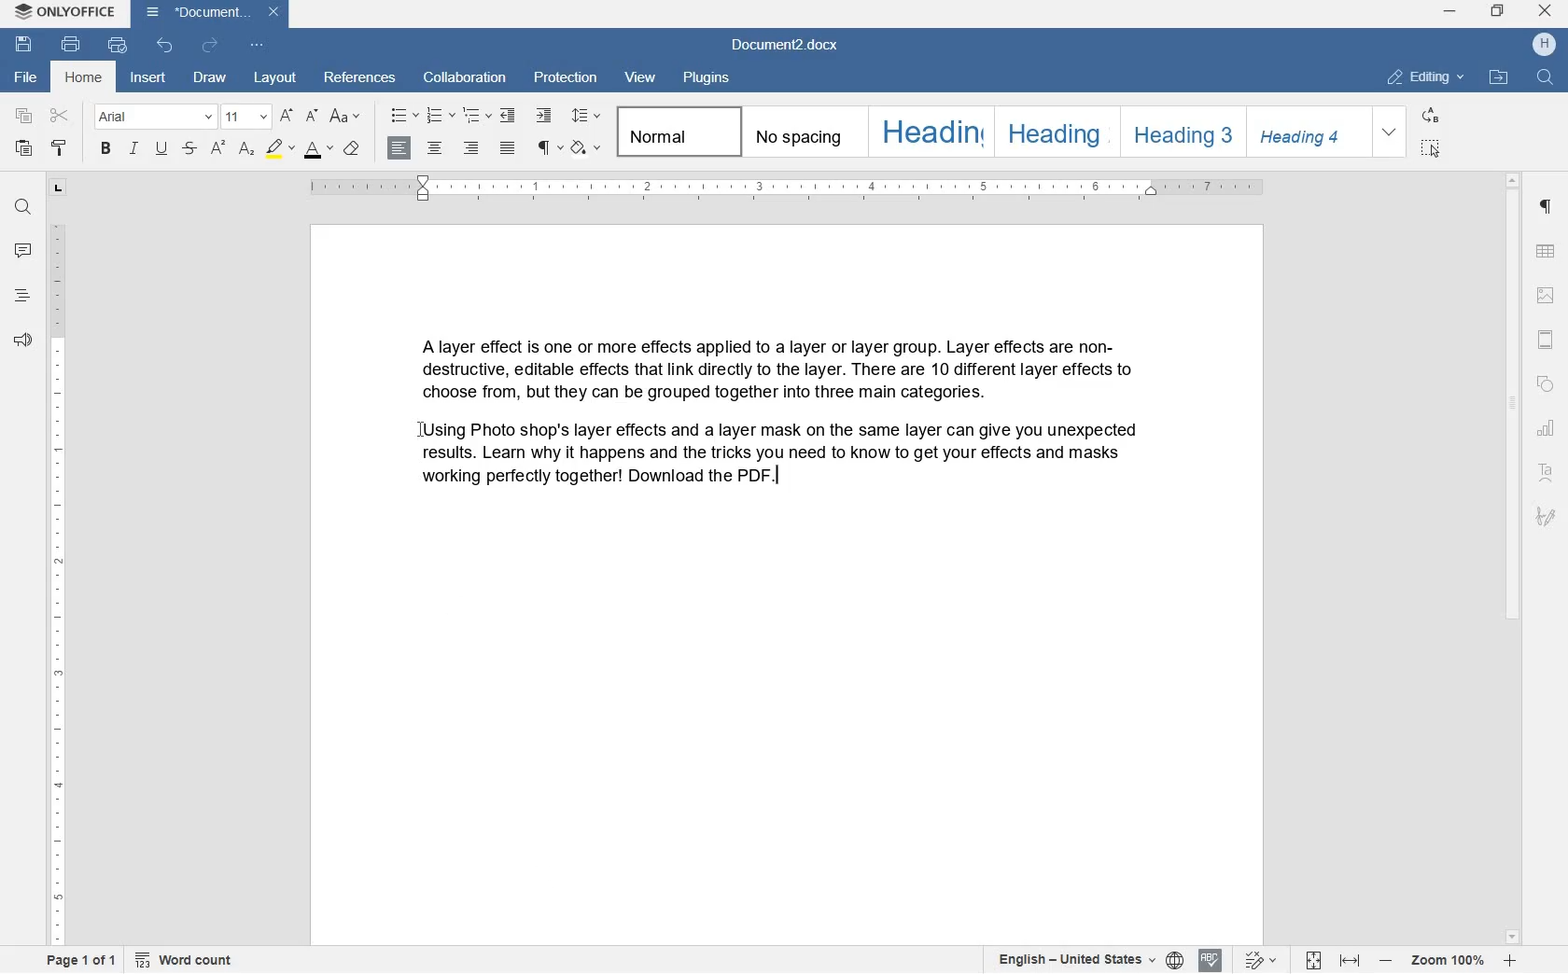 The width and height of the screenshot is (1568, 974). What do you see at coordinates (1177, 131) in the screenshot?
I see `HEADING 3` at bounding box center [1177, 131].